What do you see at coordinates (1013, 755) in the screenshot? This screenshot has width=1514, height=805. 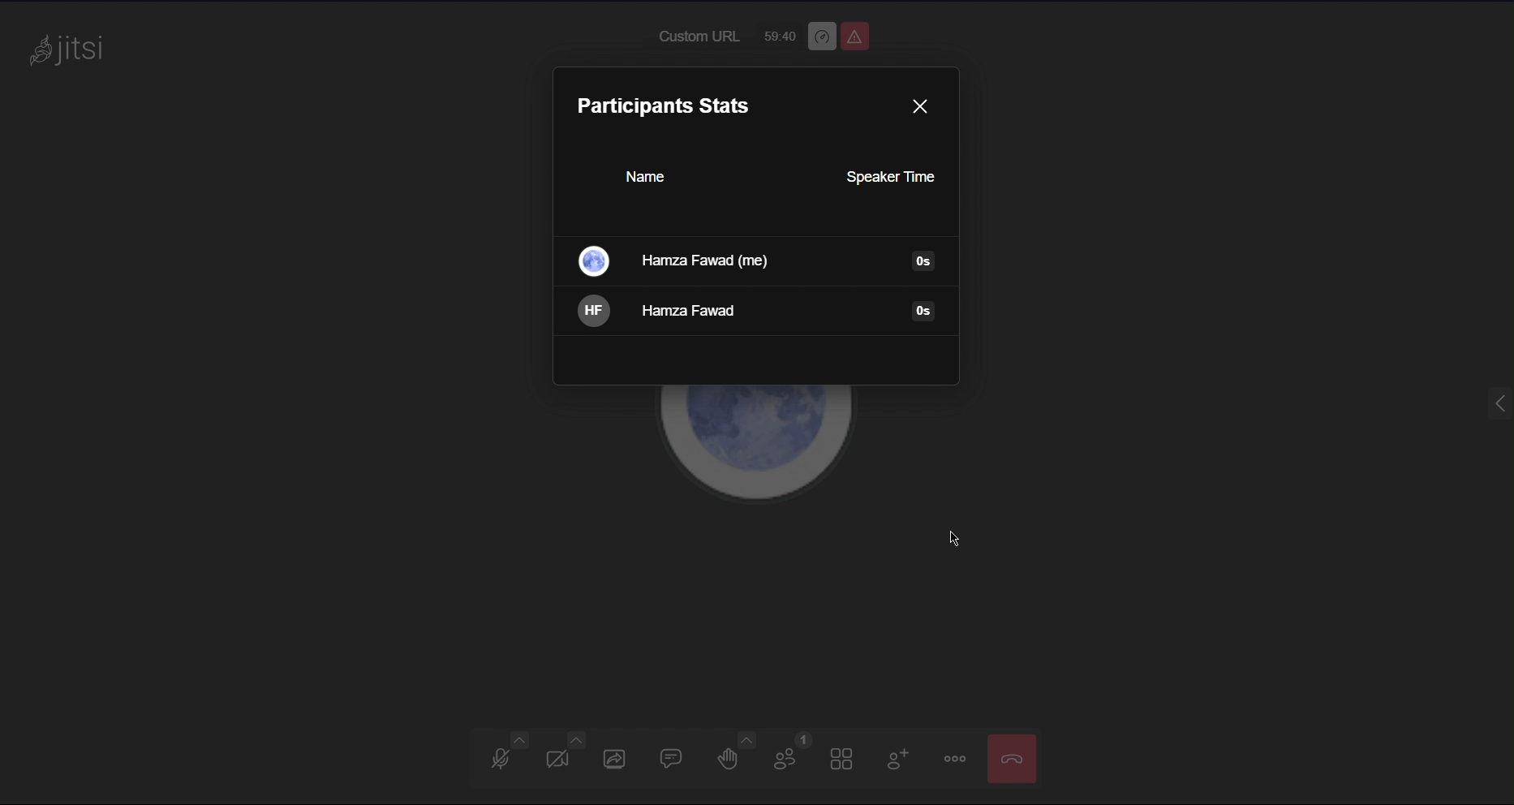 I see `End meeting` at bounding box center [1013, 755].